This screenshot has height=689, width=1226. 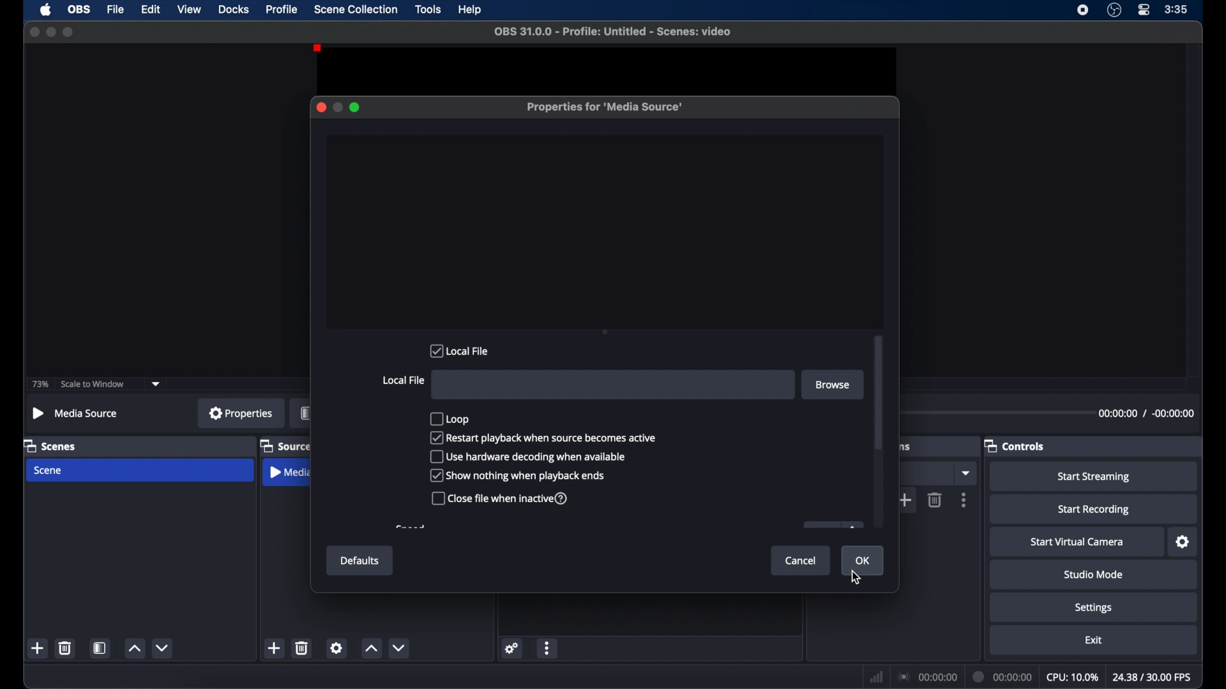 I want to click on cancel, so click(x=801, y=561).